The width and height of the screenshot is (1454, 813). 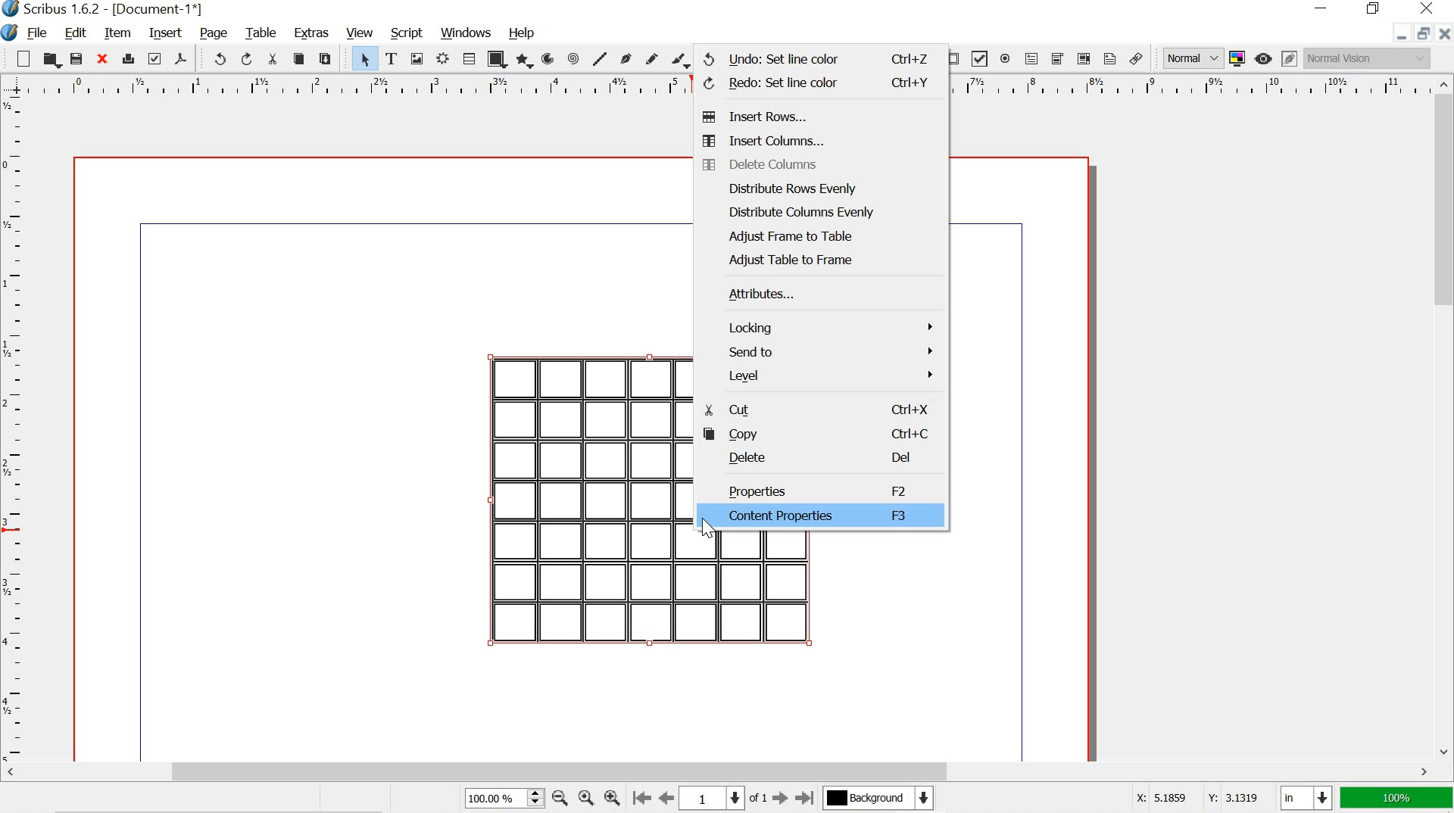 I want to click on link annotation, so click(x=1135, y=58).